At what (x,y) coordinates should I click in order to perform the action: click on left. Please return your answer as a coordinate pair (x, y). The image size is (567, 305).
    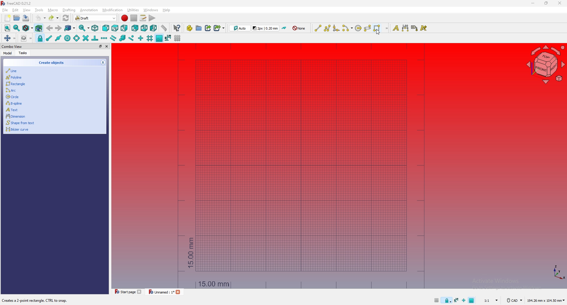
    Looking at the image, I should click on (153, 28).